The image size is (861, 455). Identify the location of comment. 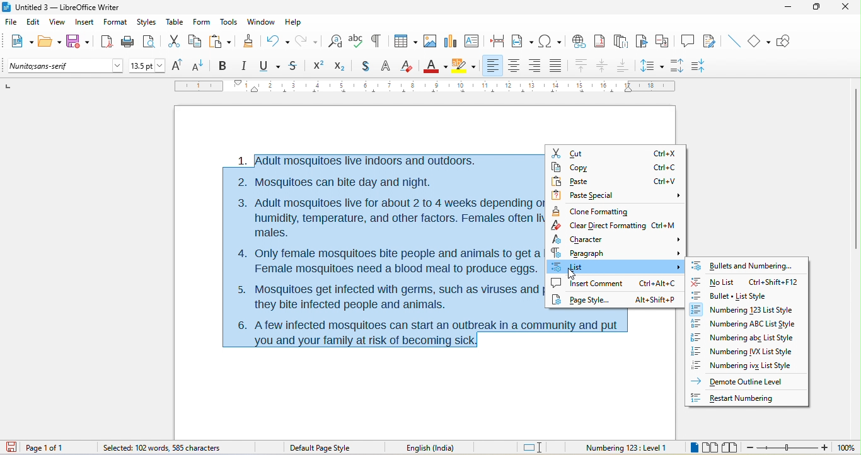
(688, 42).